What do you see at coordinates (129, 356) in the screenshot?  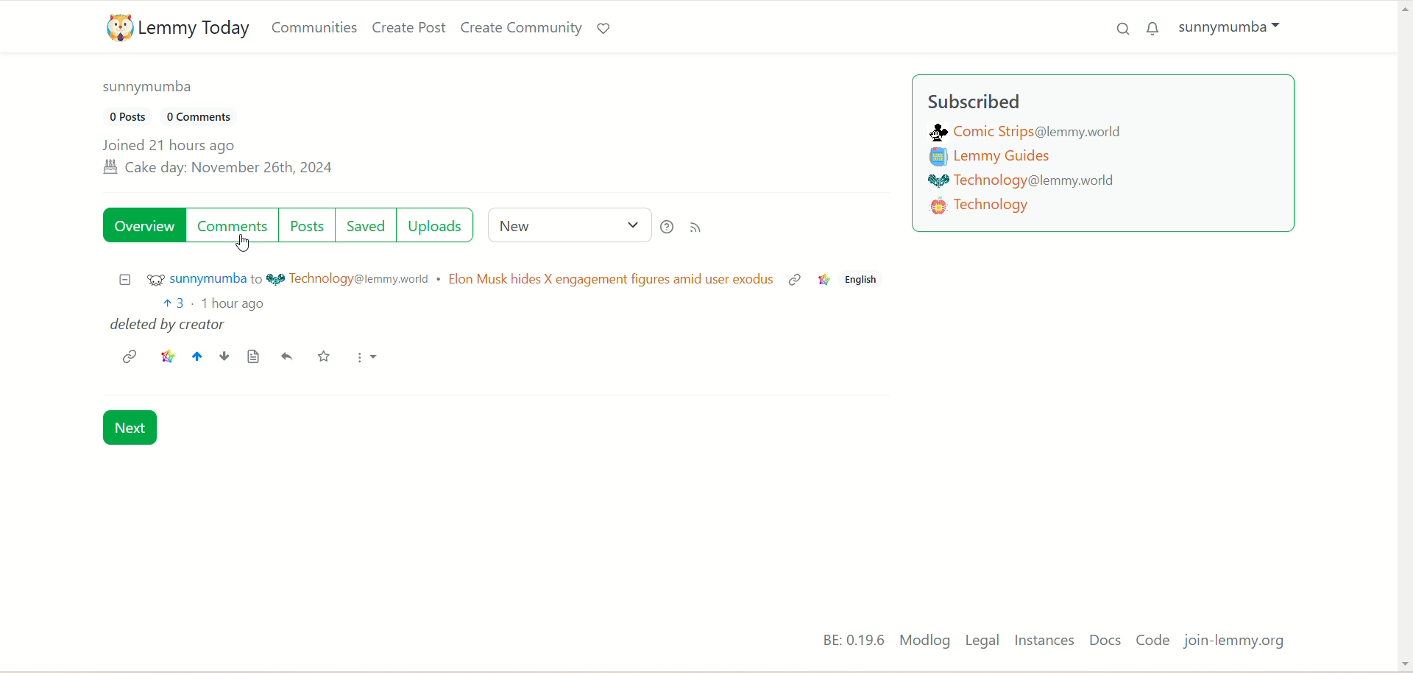 I see `link` at bounding box center [129, 356].